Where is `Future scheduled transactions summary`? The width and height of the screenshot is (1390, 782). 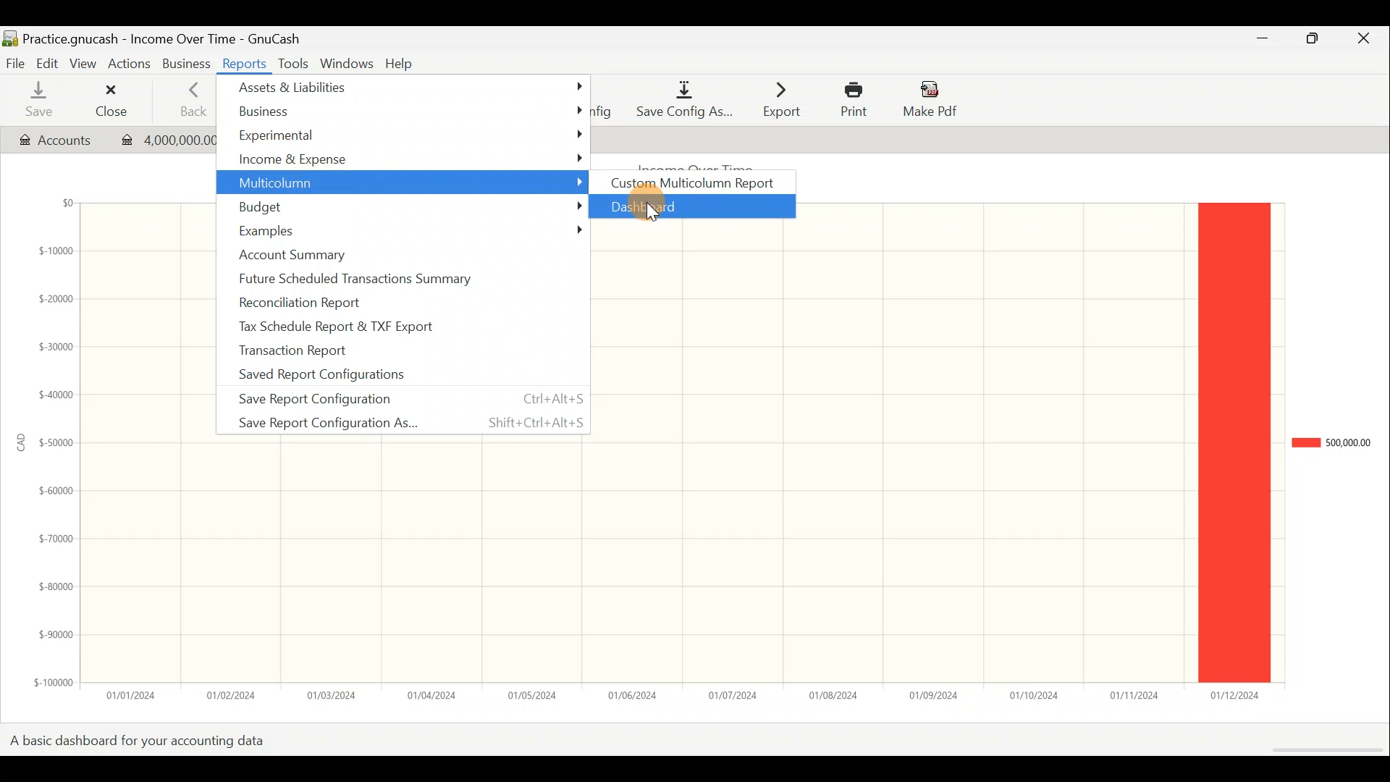 Future scheduled transactions summary is located at coordinates (398, 282).